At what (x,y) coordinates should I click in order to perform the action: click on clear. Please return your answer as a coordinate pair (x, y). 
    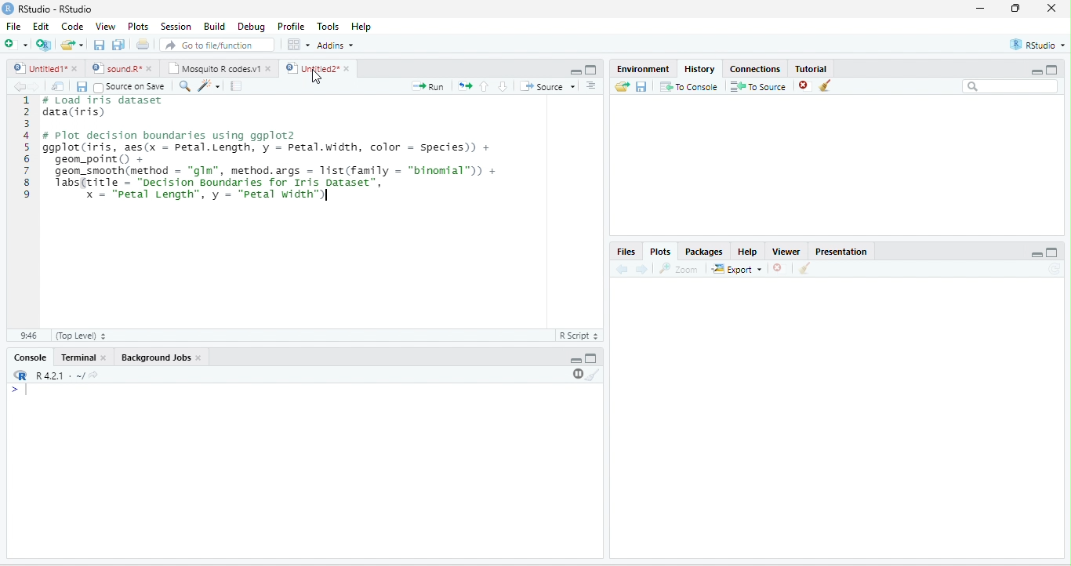
    Looking at the image, I should click on (825, 85).